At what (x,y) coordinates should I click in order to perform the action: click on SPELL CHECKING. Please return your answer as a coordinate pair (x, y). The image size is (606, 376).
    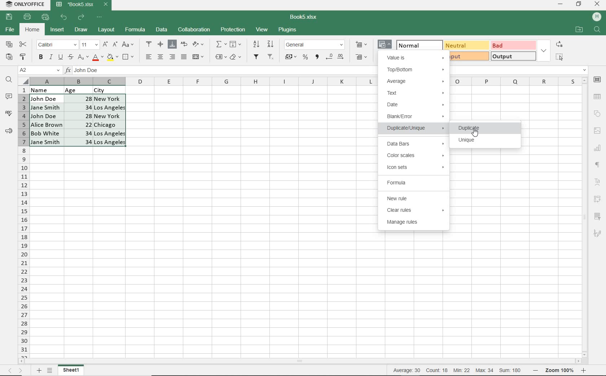
    Looking at the image, I should click on (9, 113).